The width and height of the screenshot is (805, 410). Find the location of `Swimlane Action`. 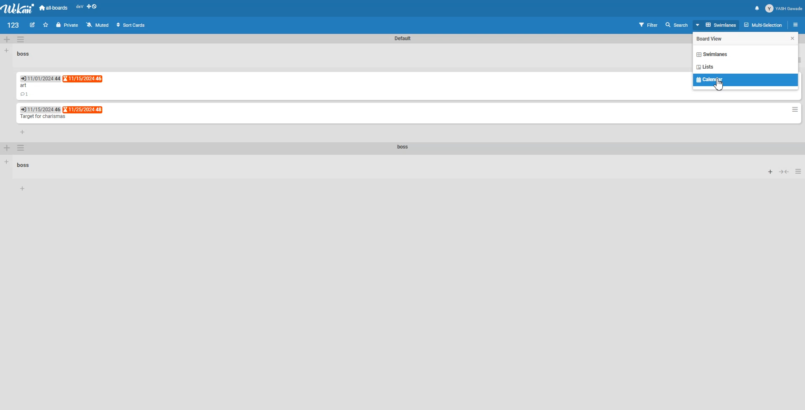

Swimlane Action is located at coordinates (21, 39).